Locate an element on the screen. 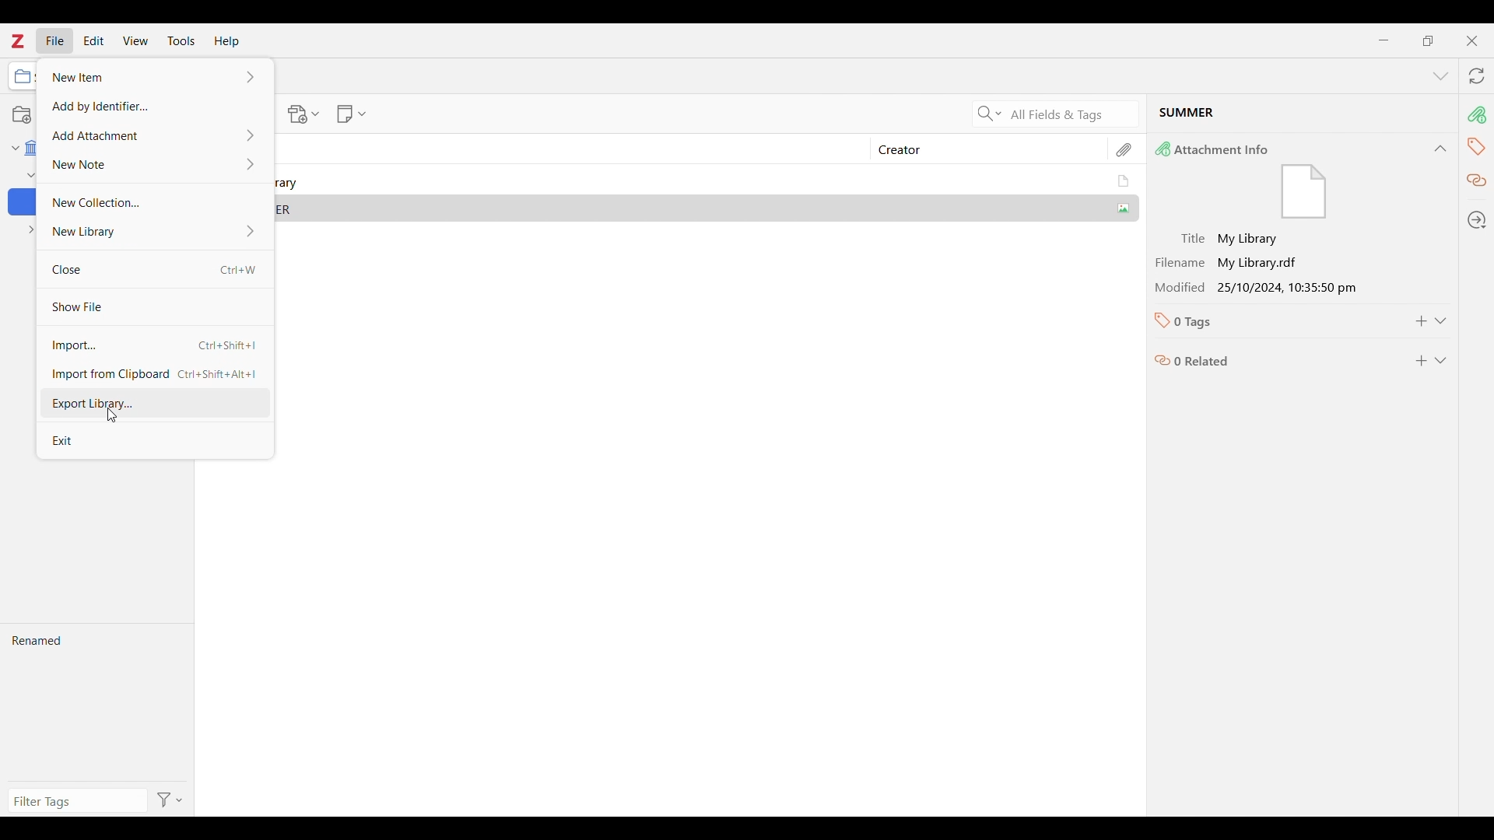 Image resolution: width=1494 pixels, height=840 pixels. My Library is located at coordinates (704, 181).